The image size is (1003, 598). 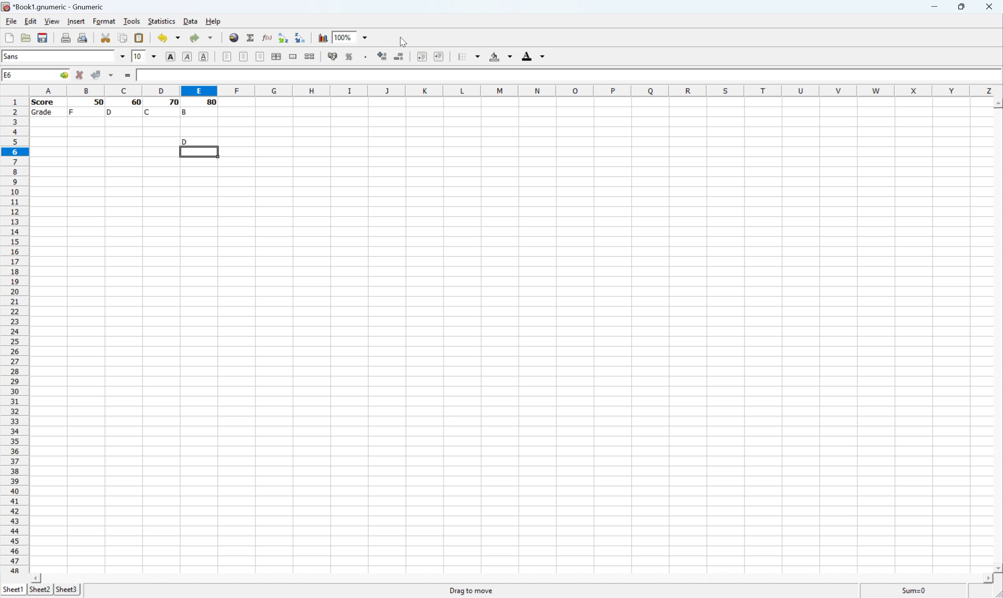 What do you see at coordinates (513, 91) in the screenshot?
I see `Column names` at bounding box center [513, 91].